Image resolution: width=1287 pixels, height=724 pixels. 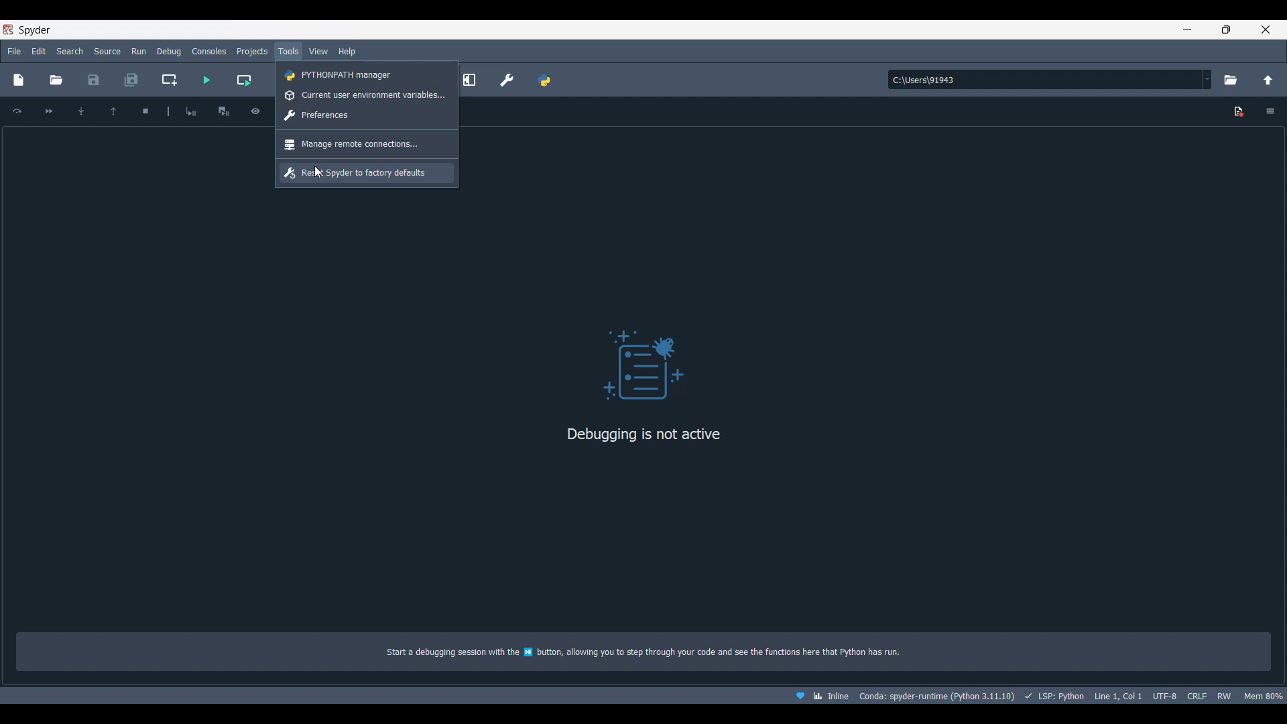 I want to click on Reset Spyder to factory defaults, highlighted by cursor, so click(x=367, y=173).